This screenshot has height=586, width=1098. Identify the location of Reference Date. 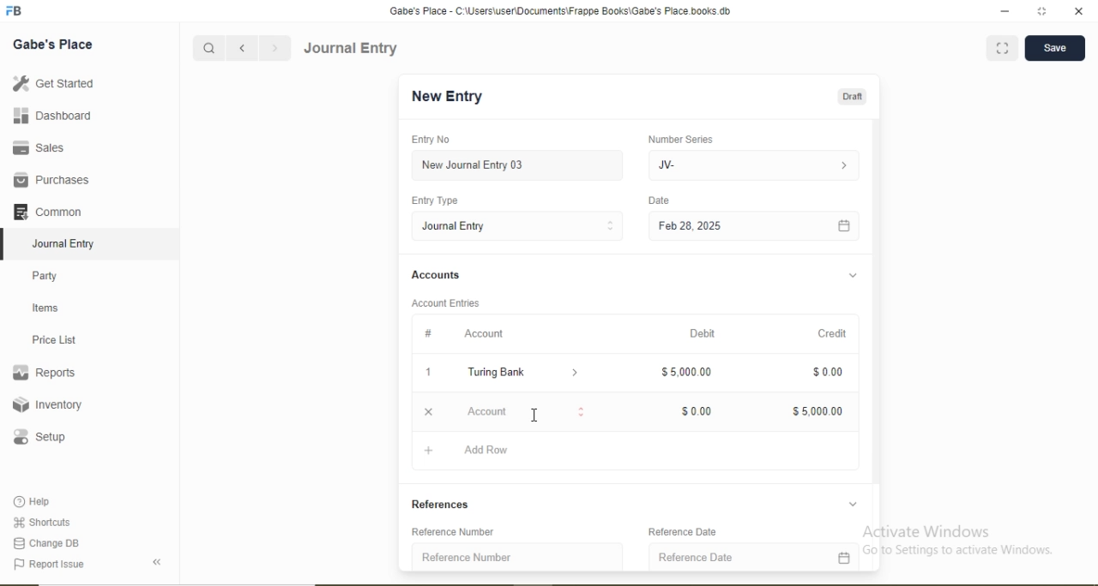
(682, 532).